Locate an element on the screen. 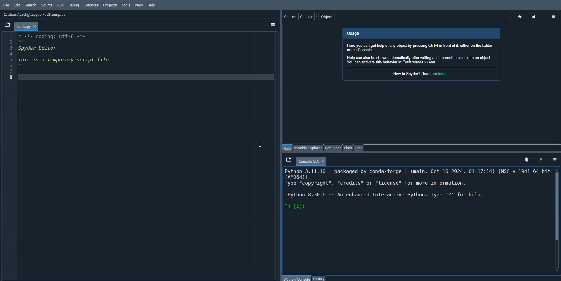 The height and width of the screenshot is (281, 561). Options is located at coordinates (555, 159).